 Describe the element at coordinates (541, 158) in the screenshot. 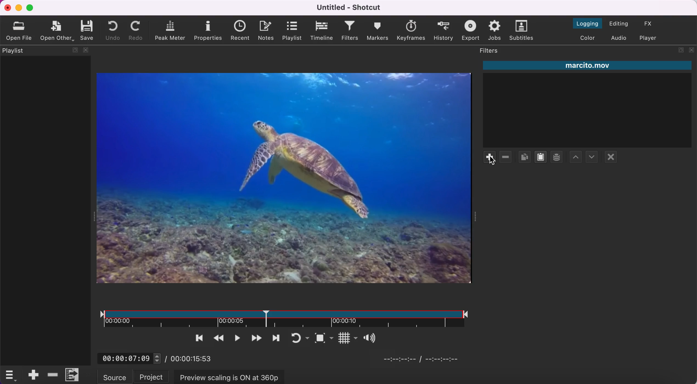

I see `paste filters` at that location.